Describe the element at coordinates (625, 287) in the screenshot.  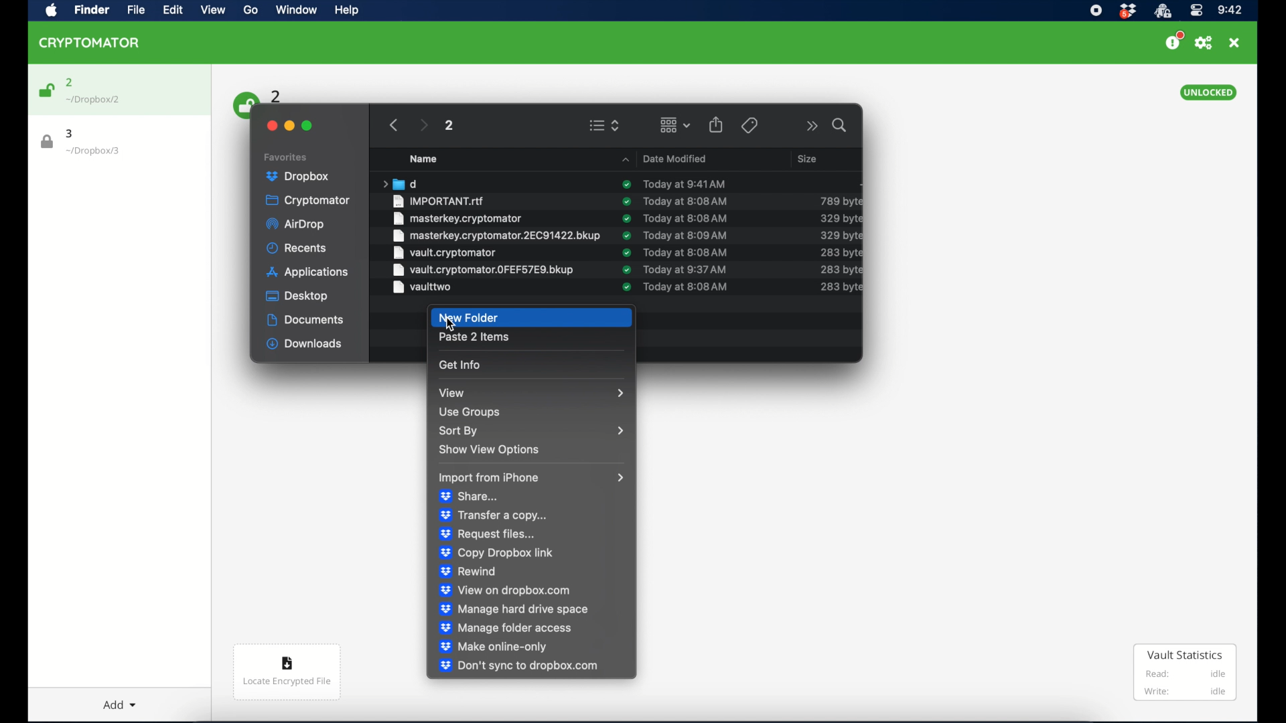
I see `sync` at that location.